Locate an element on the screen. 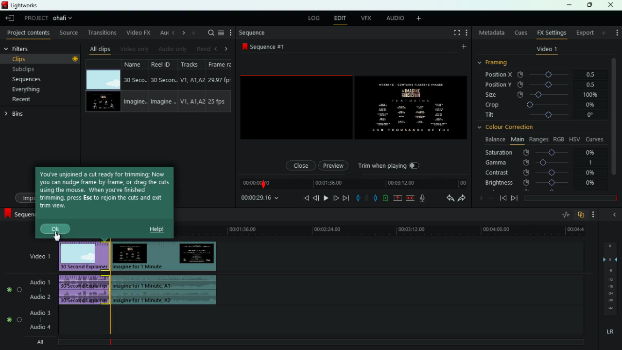 The image size is (622, 350). frames is located at coordinates (609, 279).